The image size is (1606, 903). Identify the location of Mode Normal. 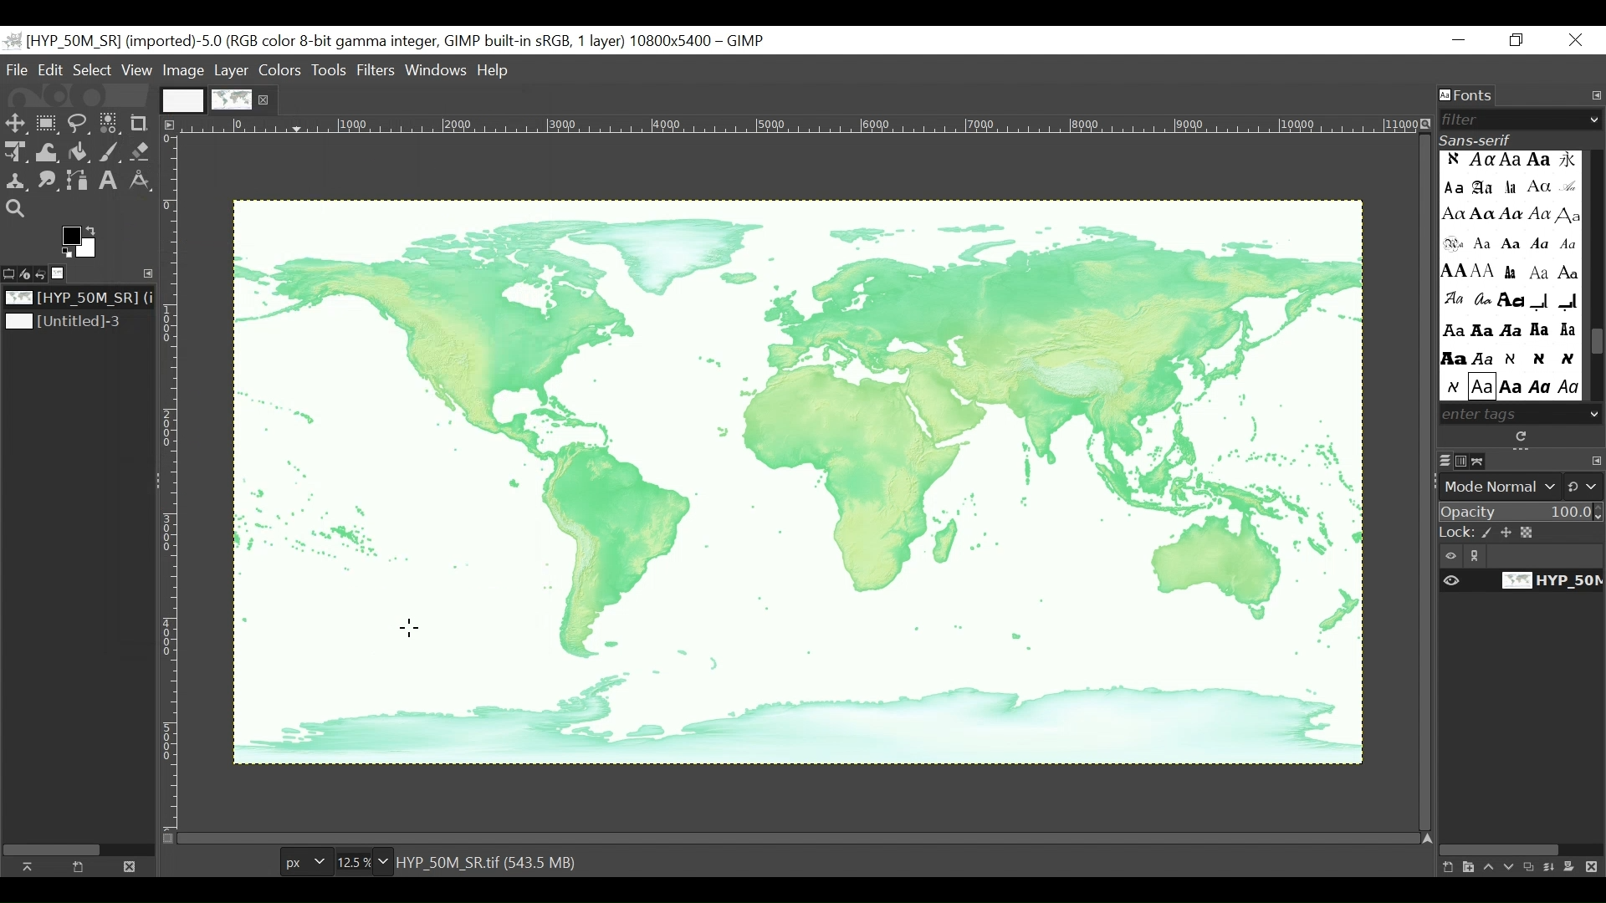
(1523, 487).